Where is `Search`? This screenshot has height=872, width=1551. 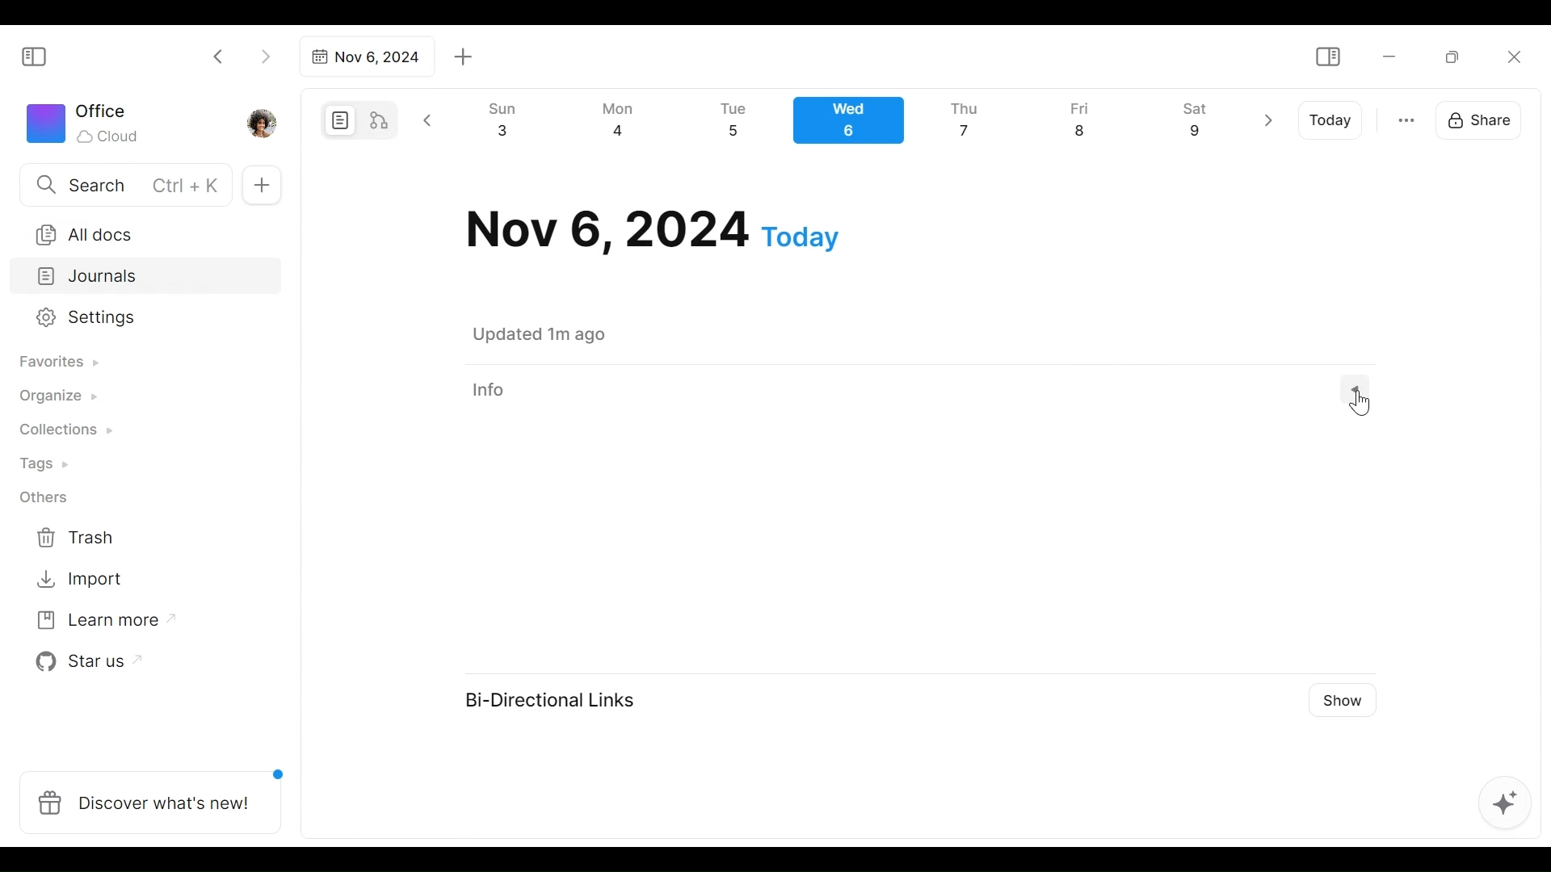
Search is located at coordinates (124, 184).